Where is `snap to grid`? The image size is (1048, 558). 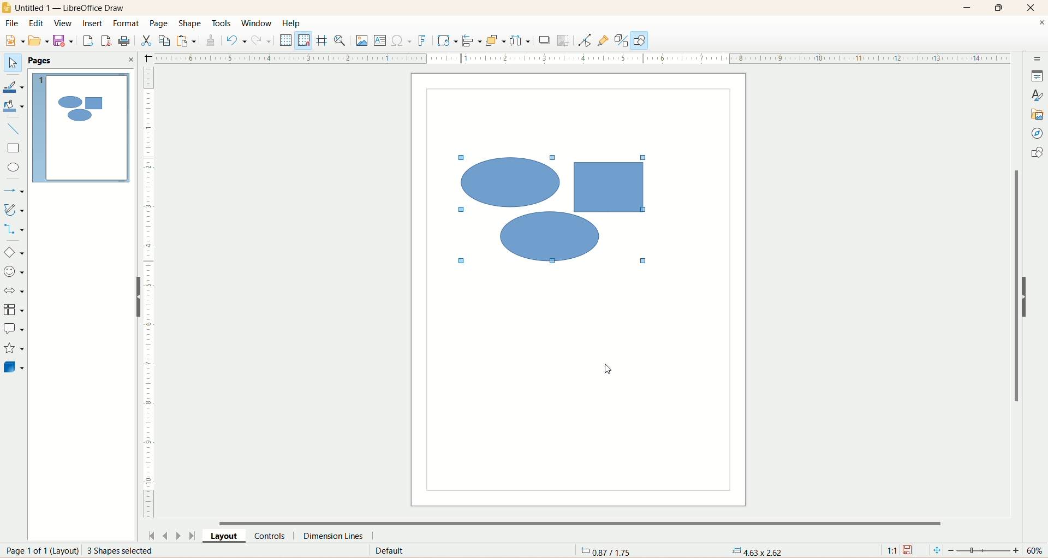
snap to grid is located at coordinates (305, 41).